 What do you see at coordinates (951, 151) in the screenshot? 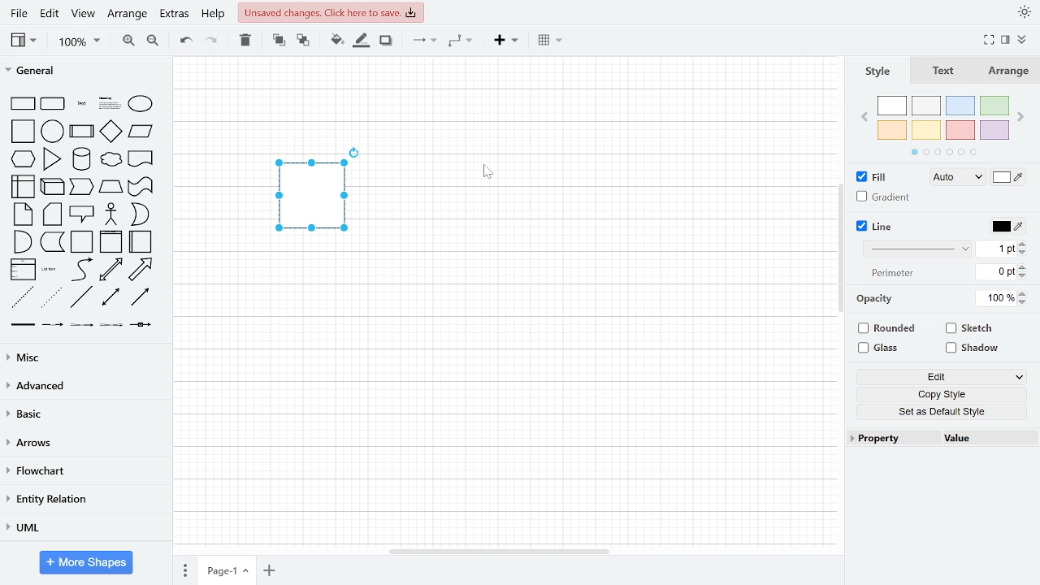
I see `pages in color` at bounding box center [951, 151].